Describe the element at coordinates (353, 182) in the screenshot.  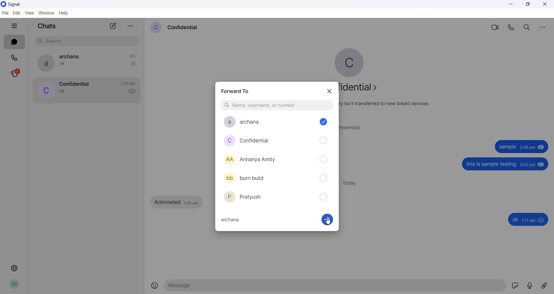
I see `today messages heading` at that location.